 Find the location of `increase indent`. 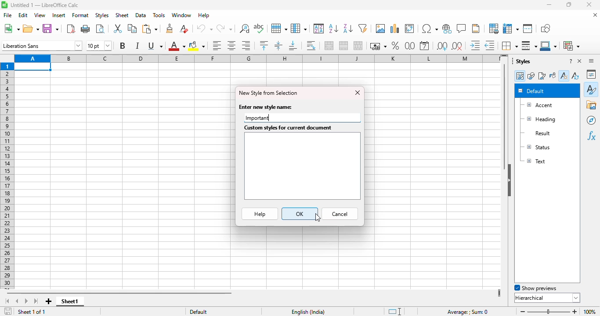

increase indent is located at coordinates (474, 45).